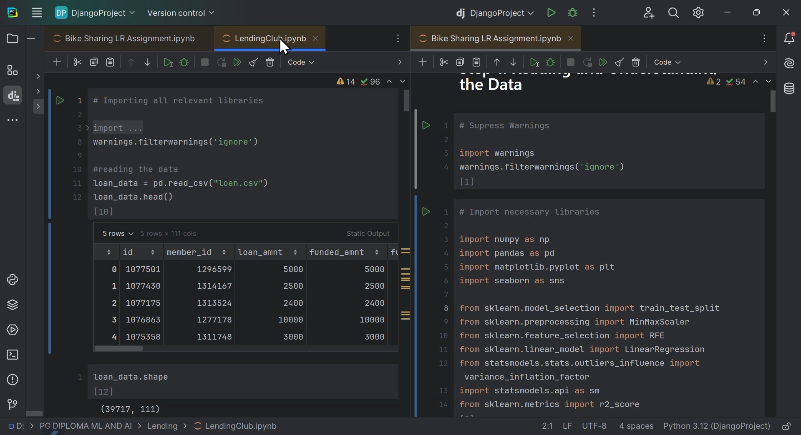 The image size is (801, 435). Describe the element at coordinates (602, 62) in the screenshot. I see `` at that location.